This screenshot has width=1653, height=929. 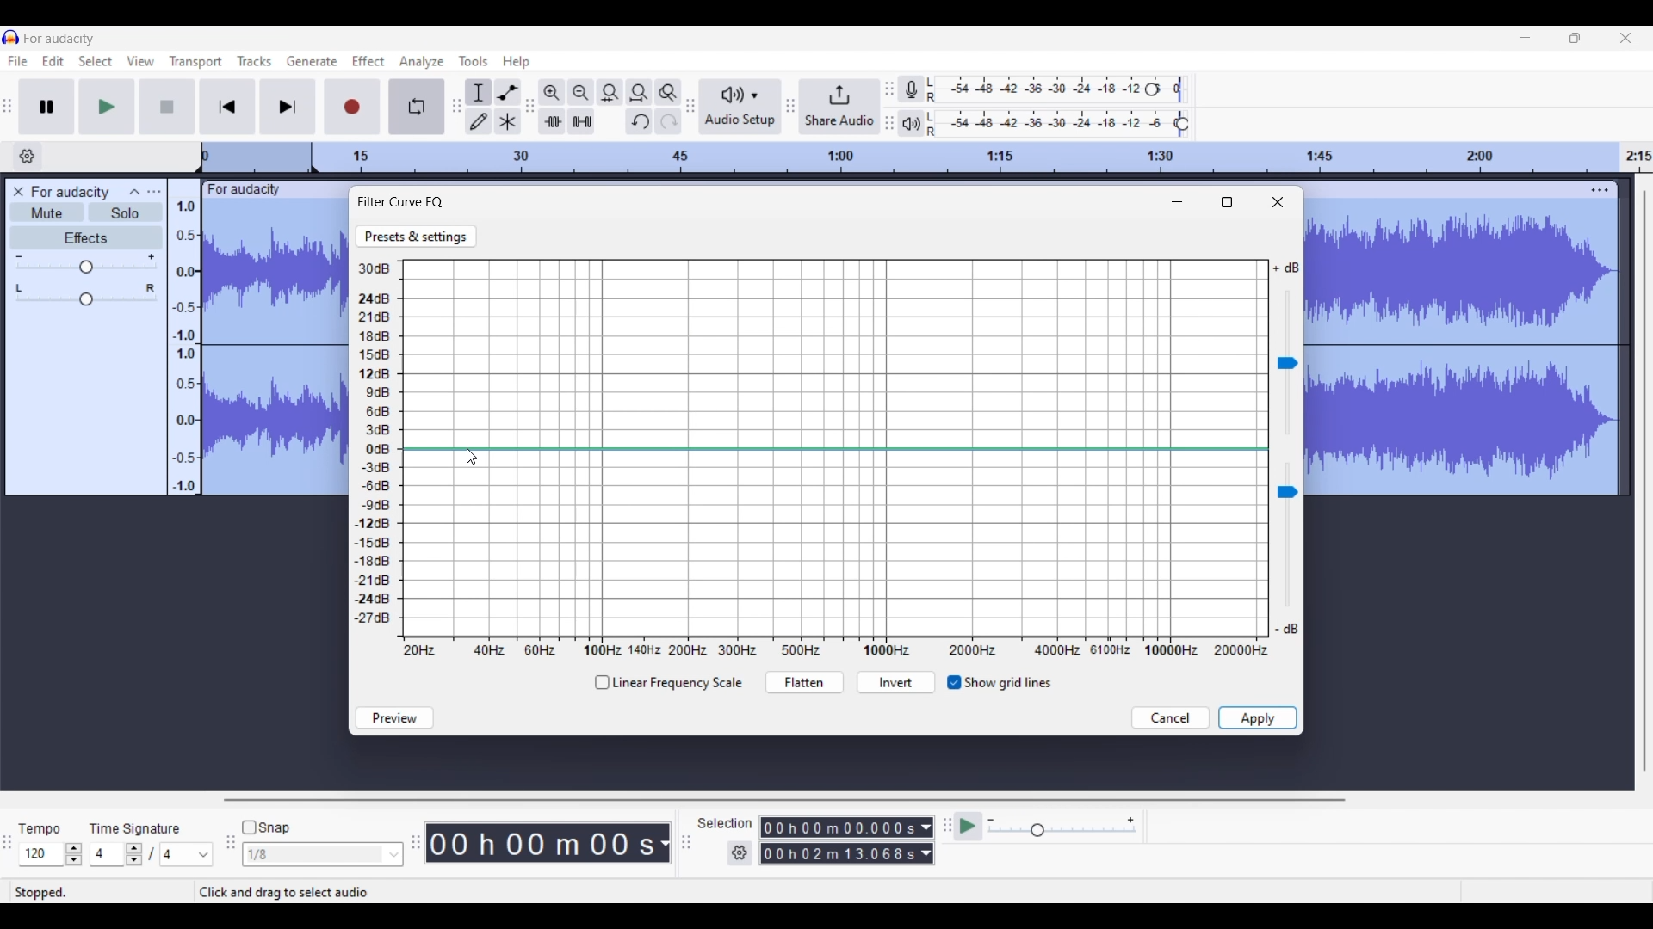 What do you see at coordinates (552, 92) in the screenshot?
I see `Zoom in` at bounding box center [552, 92].